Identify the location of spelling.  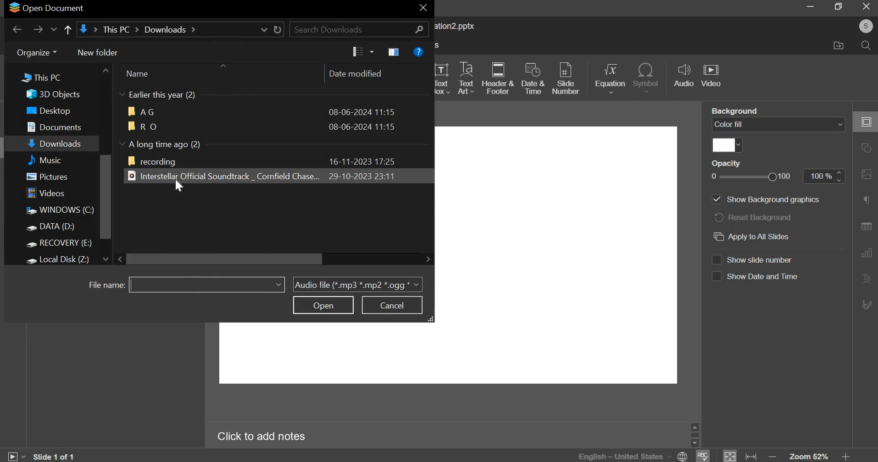
(702, 456).